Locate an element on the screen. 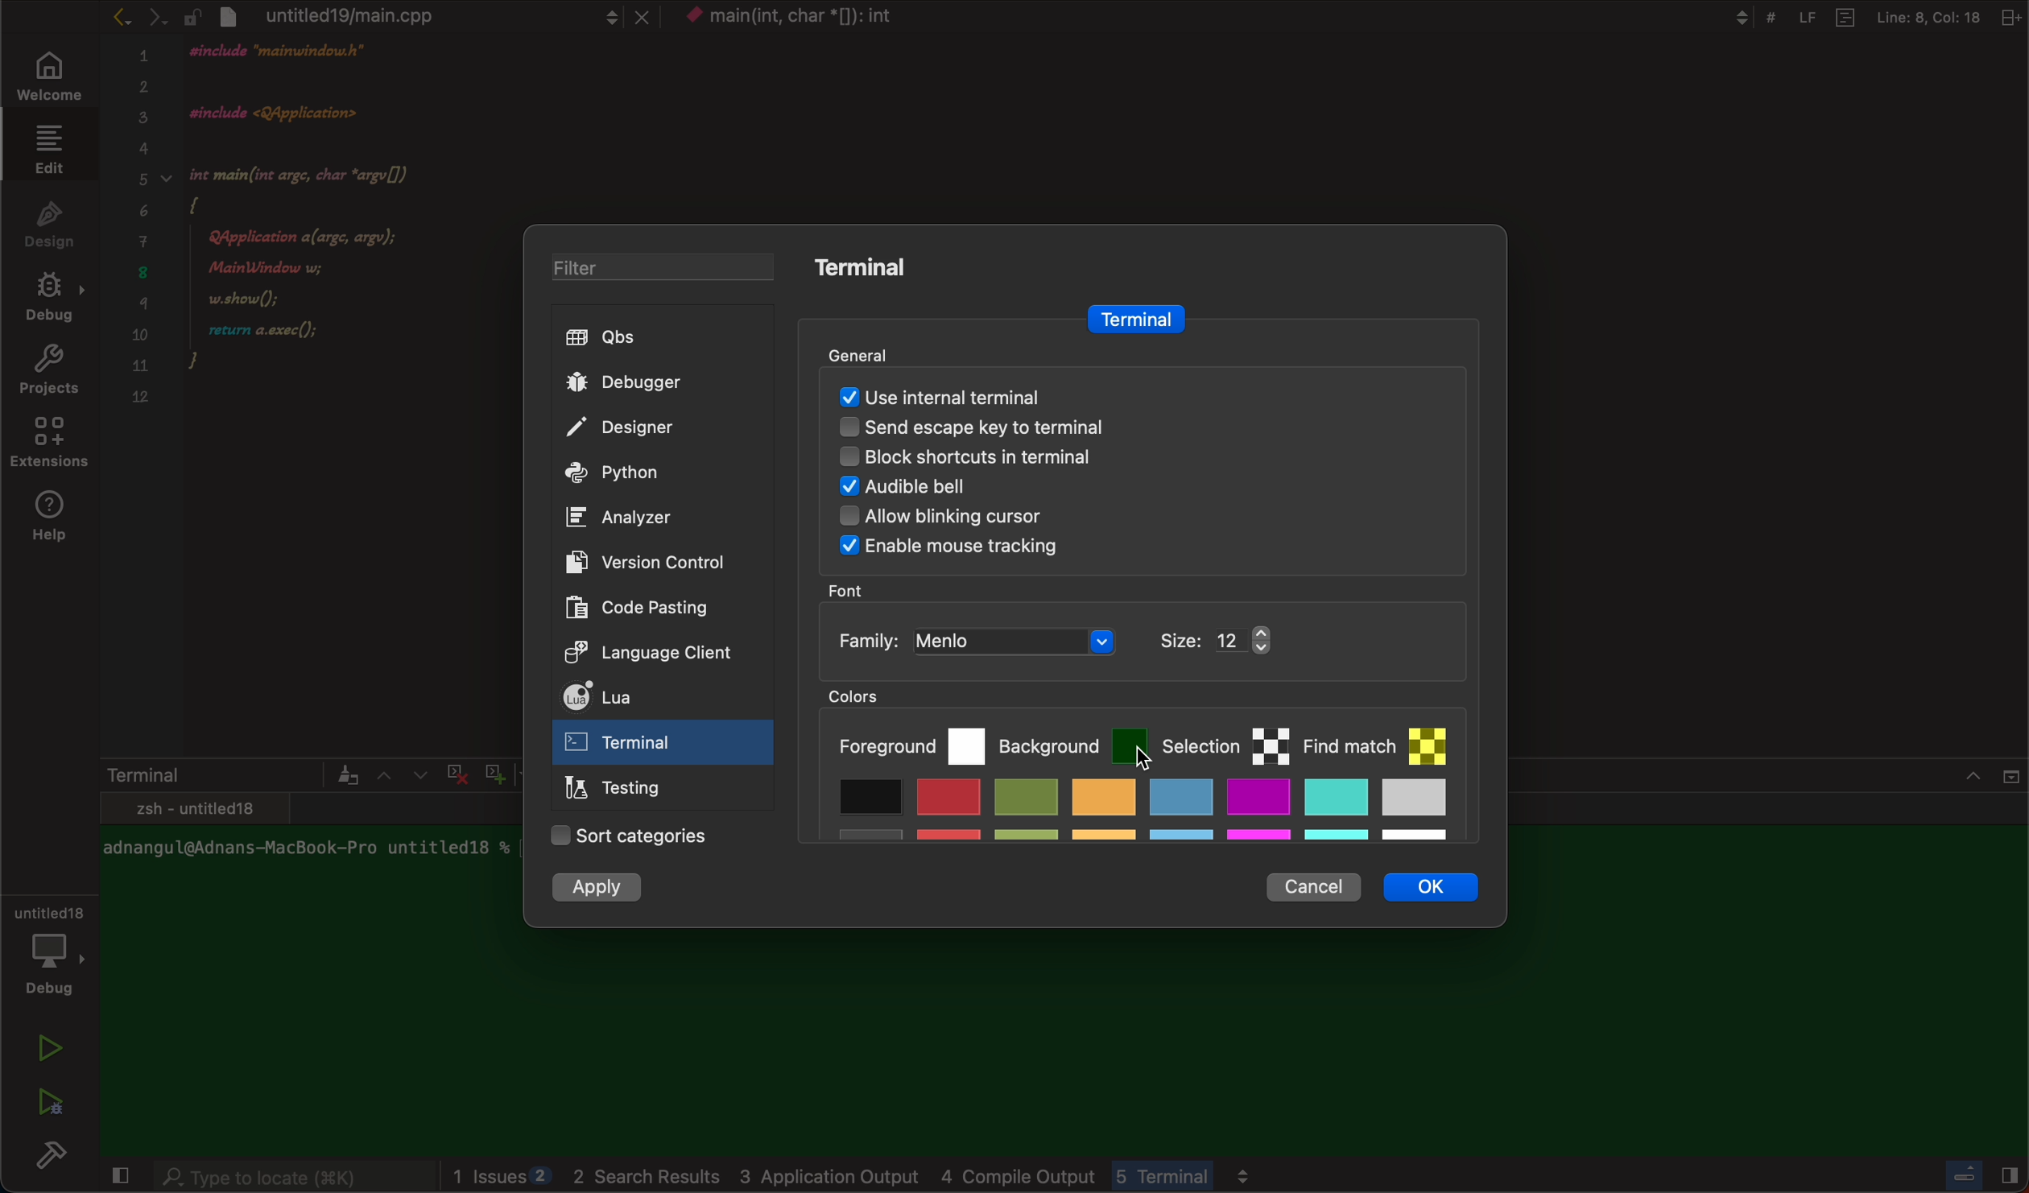 The height and width of the screenshot is (1193, 2029). ok is located at coordinates (1442, 892).